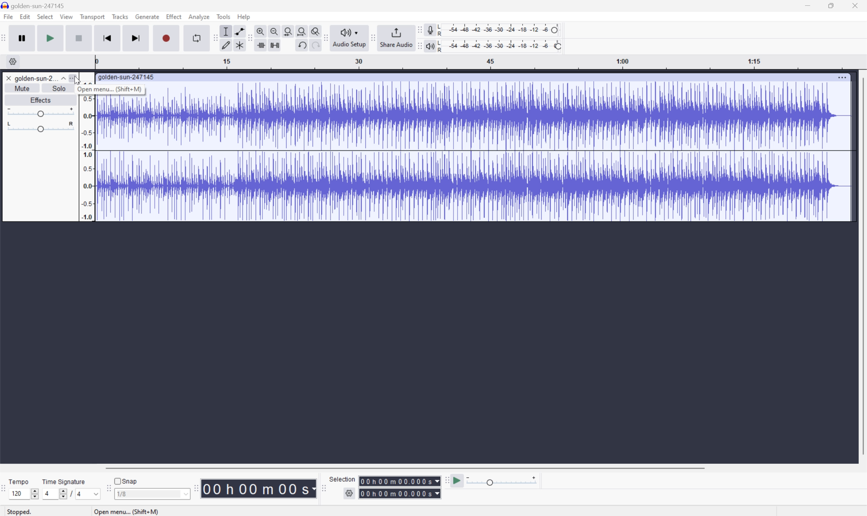  What do you see at coordinates (502, 482) in the screenshot?
I see `Playback: 1.000 x` at bounding box center [502, 482].